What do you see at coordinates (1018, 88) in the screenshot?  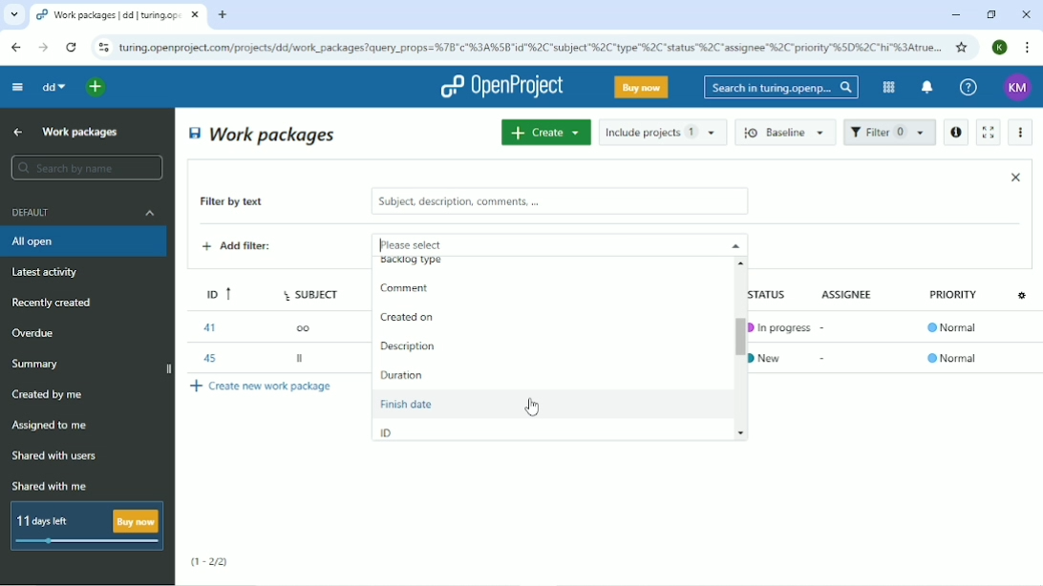 I see `Account` at bounding box center [1018, 88].